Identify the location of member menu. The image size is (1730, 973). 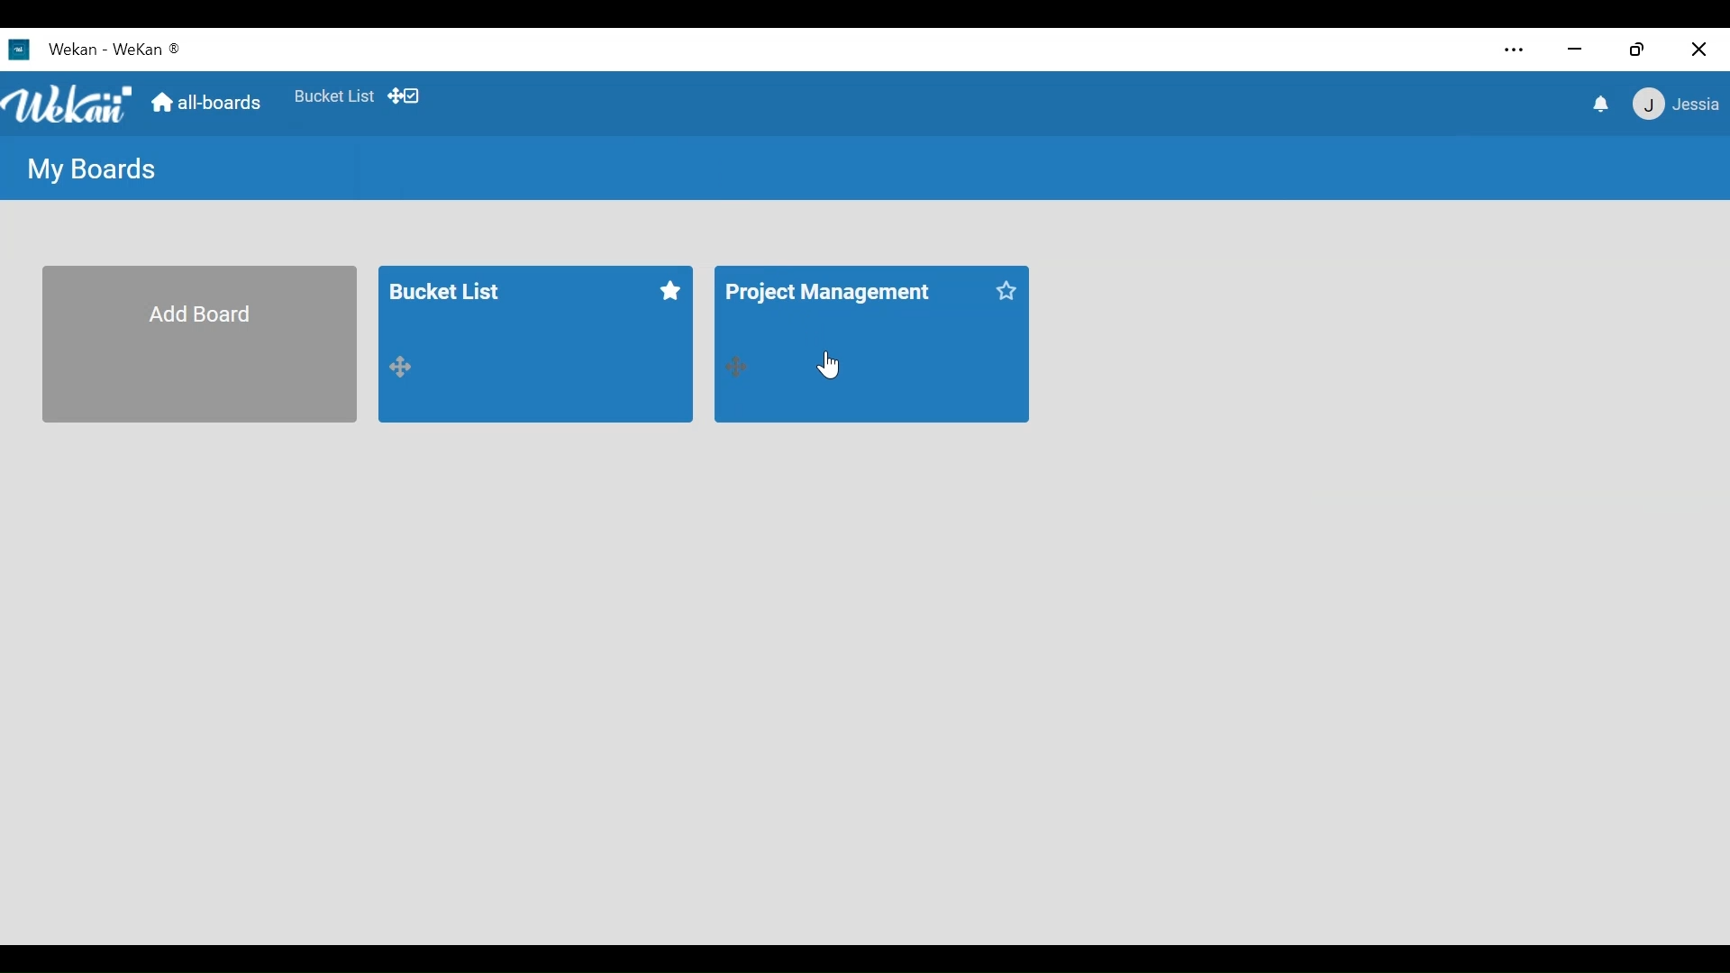
(1675, 105).